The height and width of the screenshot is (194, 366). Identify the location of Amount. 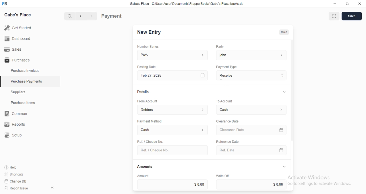
(142, 176).